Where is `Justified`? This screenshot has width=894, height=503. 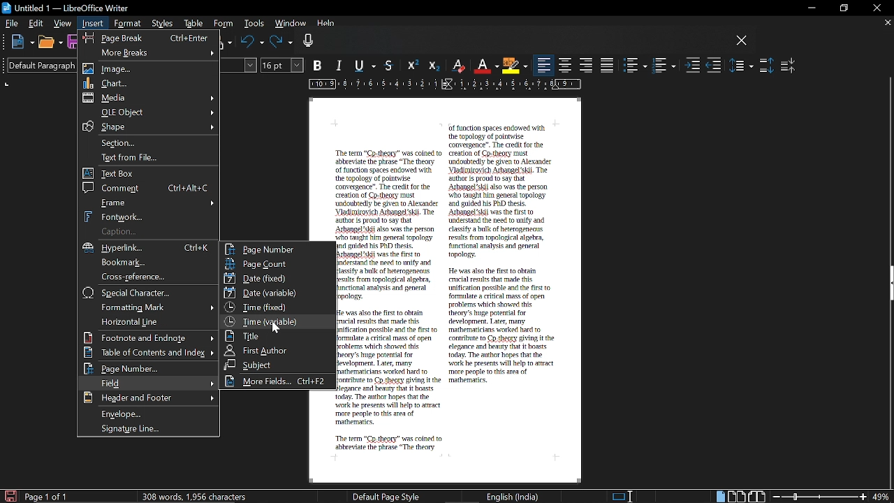 Justified is located at coordinates (608, 65).